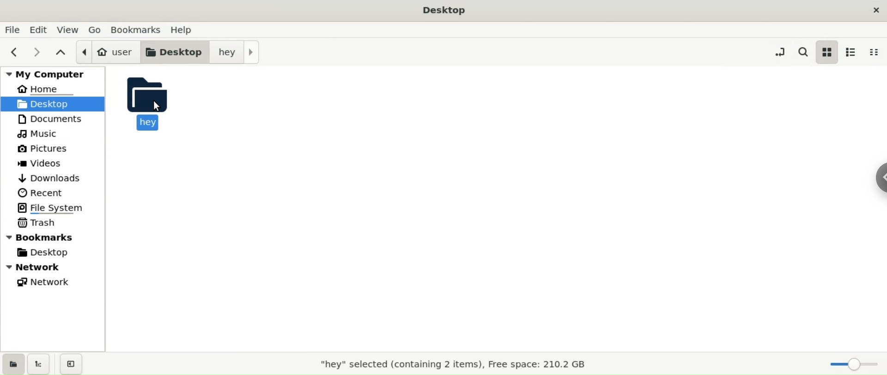 The image size is (887, 375). Describe the element at coordinates (50, 177) in the screenshot. I see `downloads` at that location.